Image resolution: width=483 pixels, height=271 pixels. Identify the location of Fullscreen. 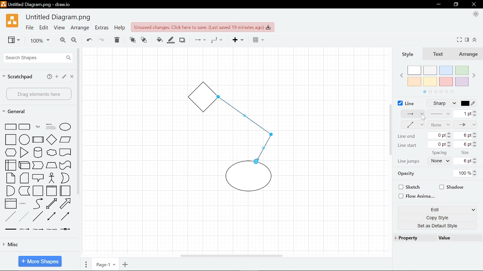
(460, 40).